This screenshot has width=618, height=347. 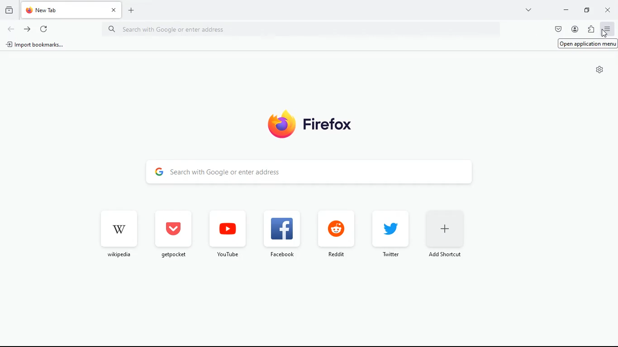 I want to click on get pocket, so click(x=173, y=238).